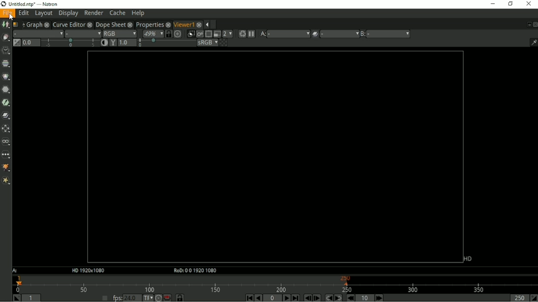 The width and height of the screenshot is (538, 302). What do you see at coordinates (32, 299) in the screenshot?
I see `Playback in point` at bounding box center [32, 299].